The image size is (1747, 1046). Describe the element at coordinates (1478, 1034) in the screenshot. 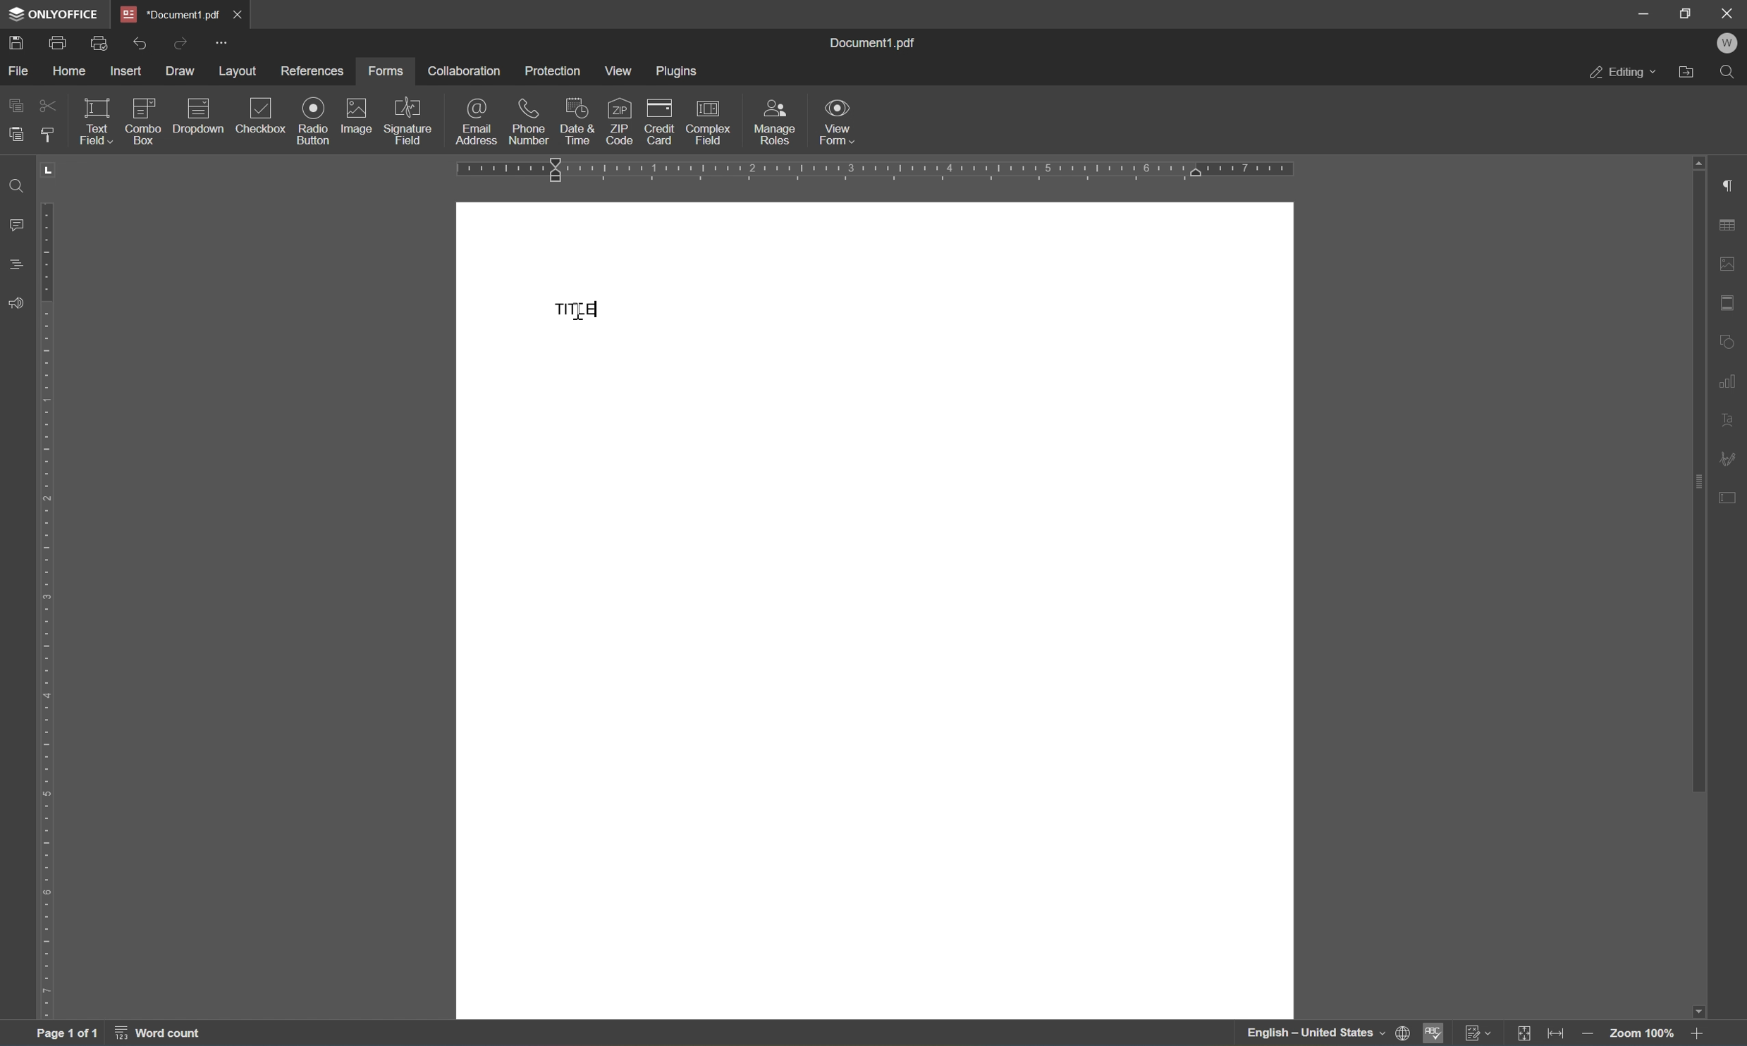

I see `track changes` at that location.